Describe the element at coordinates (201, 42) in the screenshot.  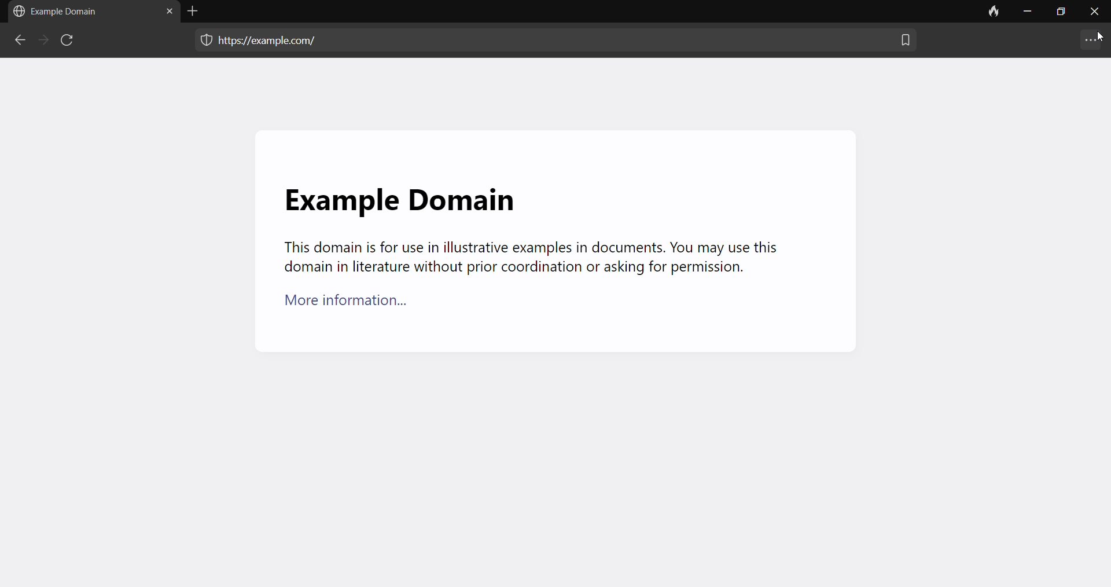
I see `protection menu` at that location.